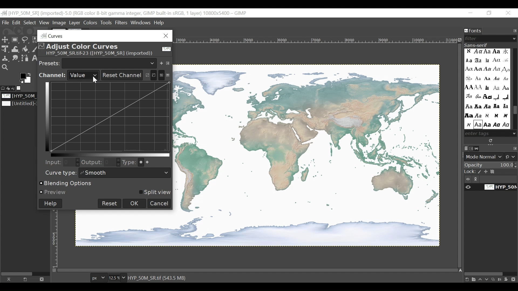 The height and width of the screenshot is (291, 518). Describe the element at coordinates (473, 31) in the screenshot. I see `Fonts` at that location.